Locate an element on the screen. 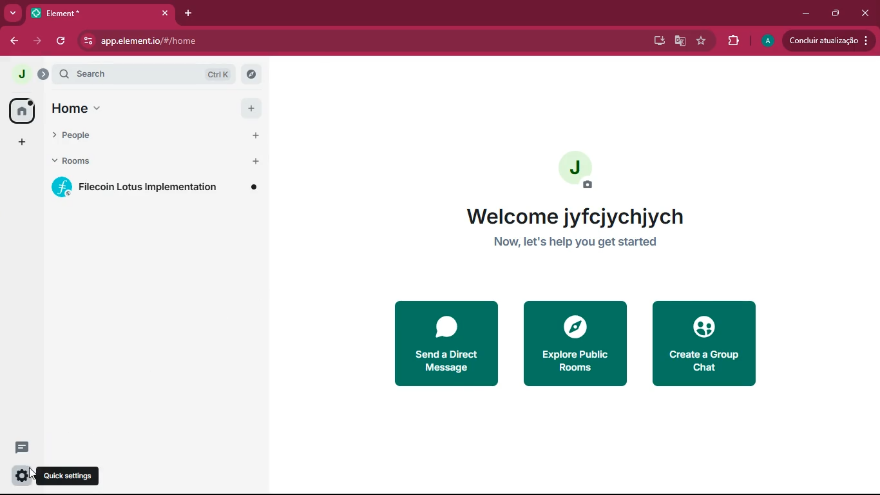 Image resolution: width=880 pixels, height=495 pixels. profile is located at coordinates (22, 74).